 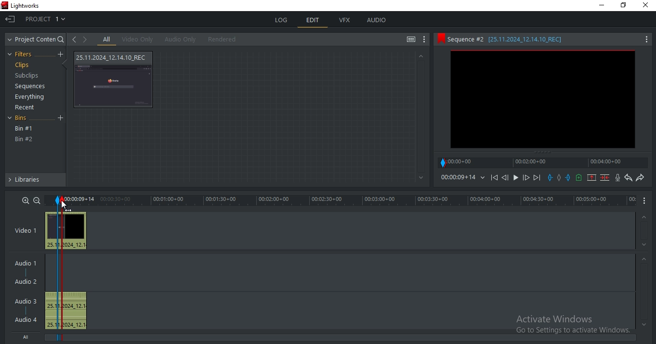 I want to click on Up, so click(x=645, y=216).